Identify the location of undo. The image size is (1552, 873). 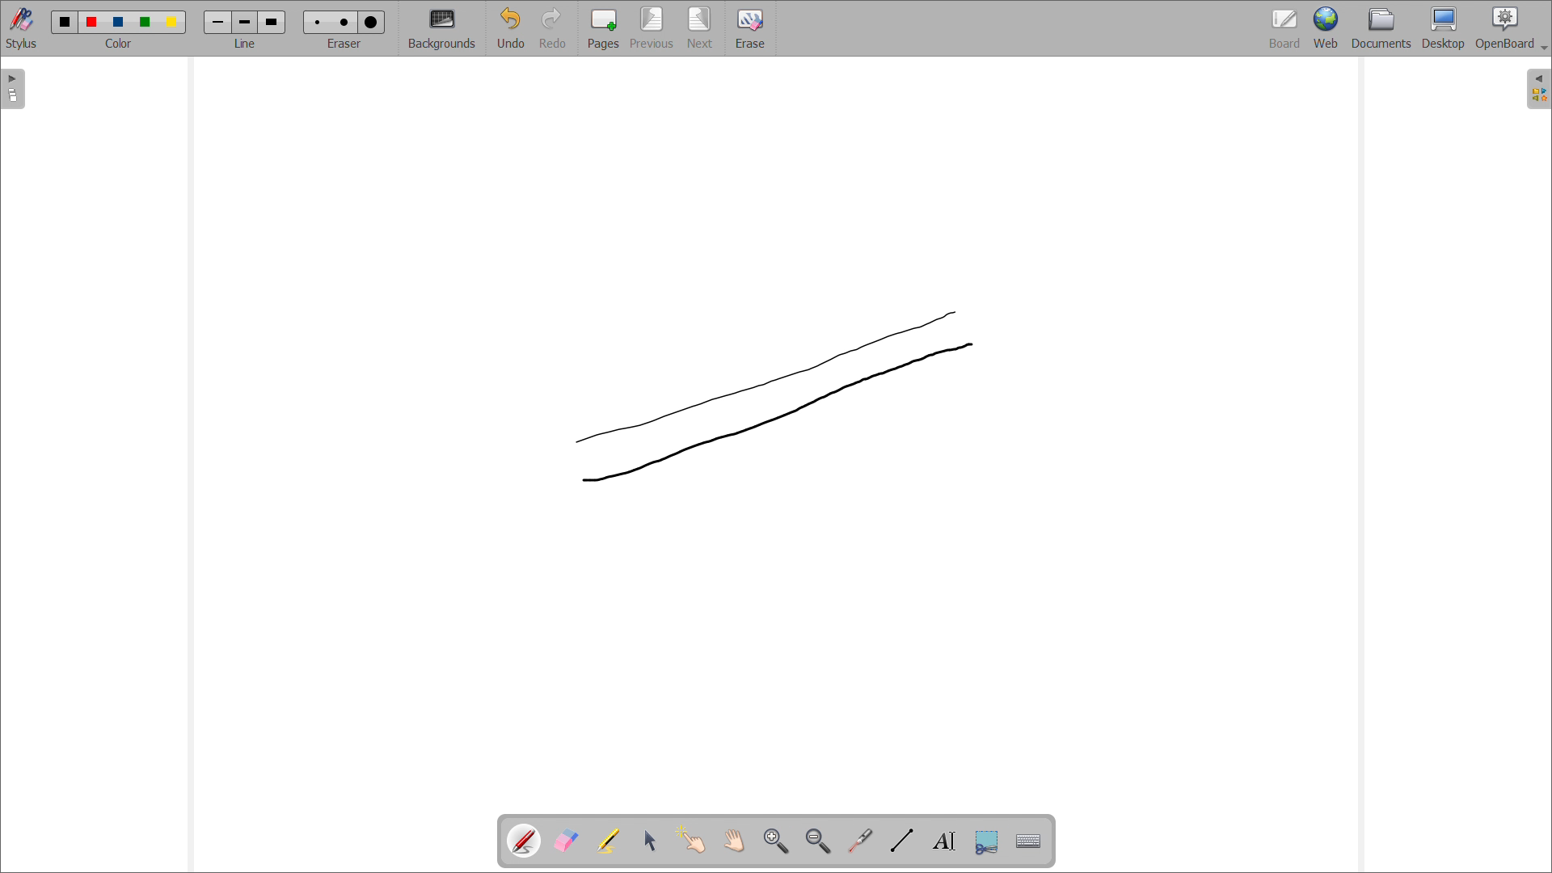
(511, 27).